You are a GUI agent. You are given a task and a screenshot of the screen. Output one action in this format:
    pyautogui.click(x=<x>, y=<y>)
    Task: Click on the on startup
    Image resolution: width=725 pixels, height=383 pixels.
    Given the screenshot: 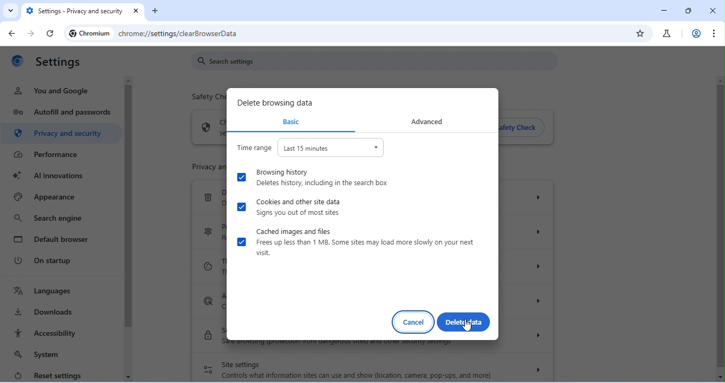 What is the action you would take?
    pyautogui.click(x=49, y=260)
    